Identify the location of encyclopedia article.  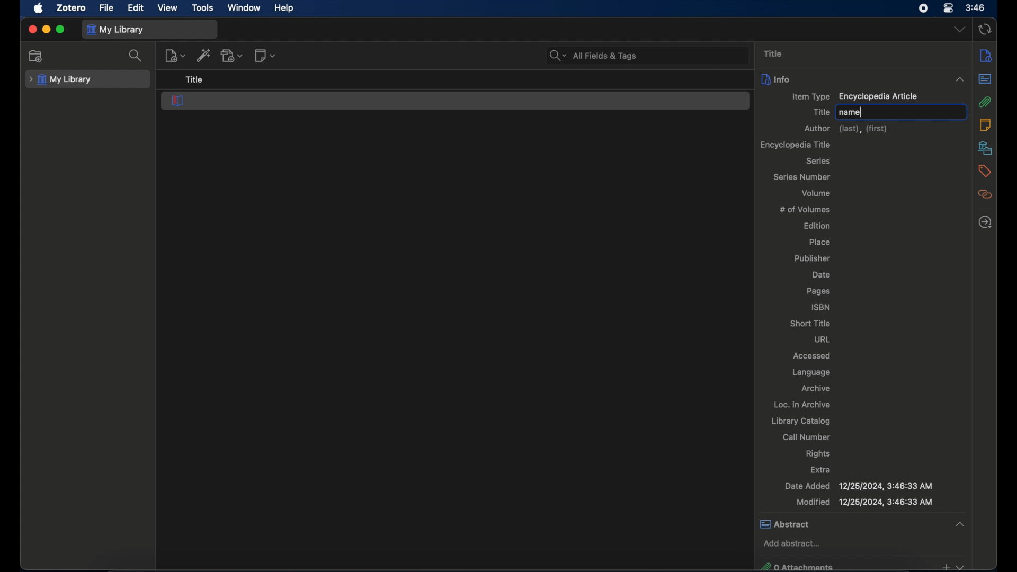
(177, 101).